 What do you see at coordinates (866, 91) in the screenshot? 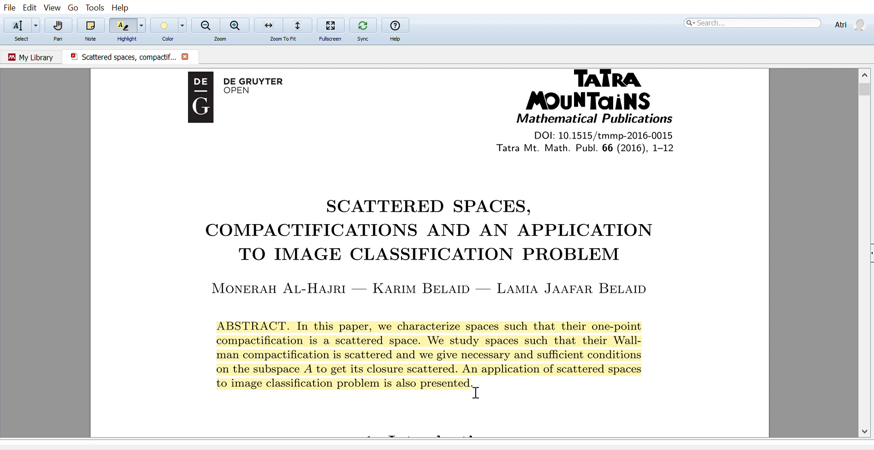
I see `Vertical scrollbar` at bounding box center [866, 91].